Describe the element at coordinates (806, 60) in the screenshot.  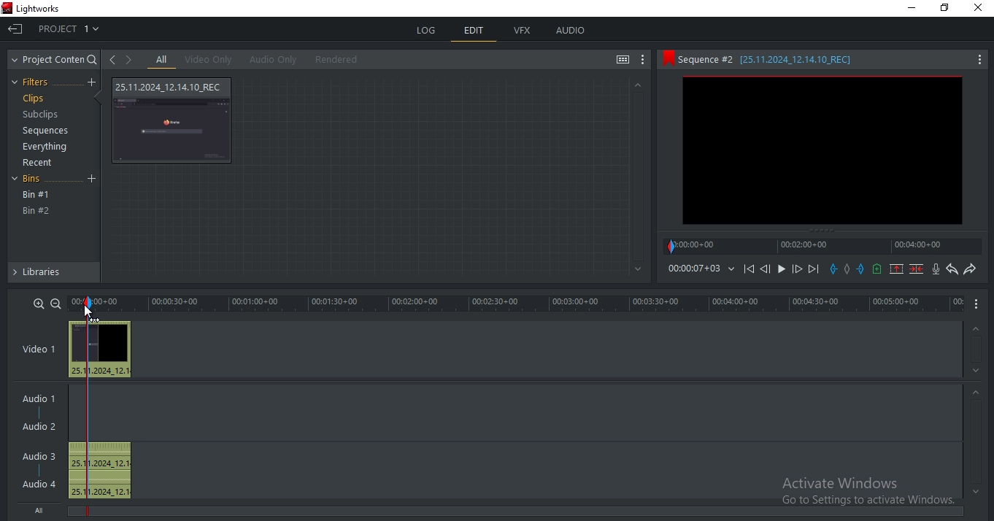
I see `sequence #2` at that location.